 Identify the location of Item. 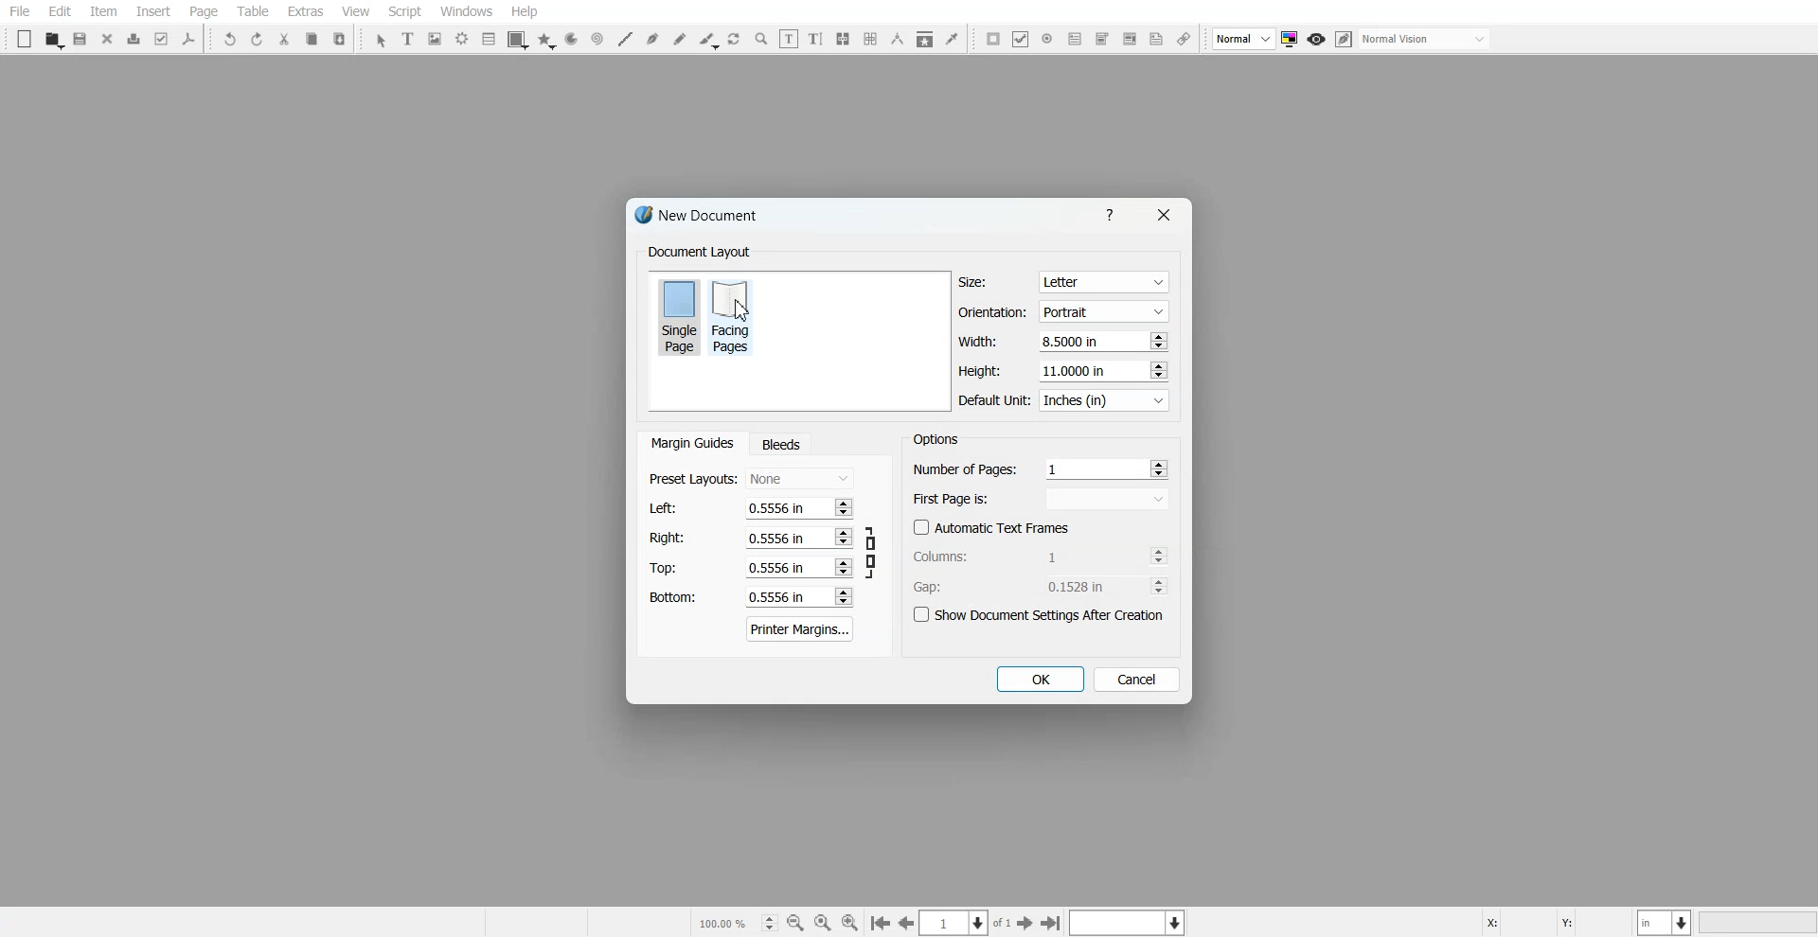
(103, 12).